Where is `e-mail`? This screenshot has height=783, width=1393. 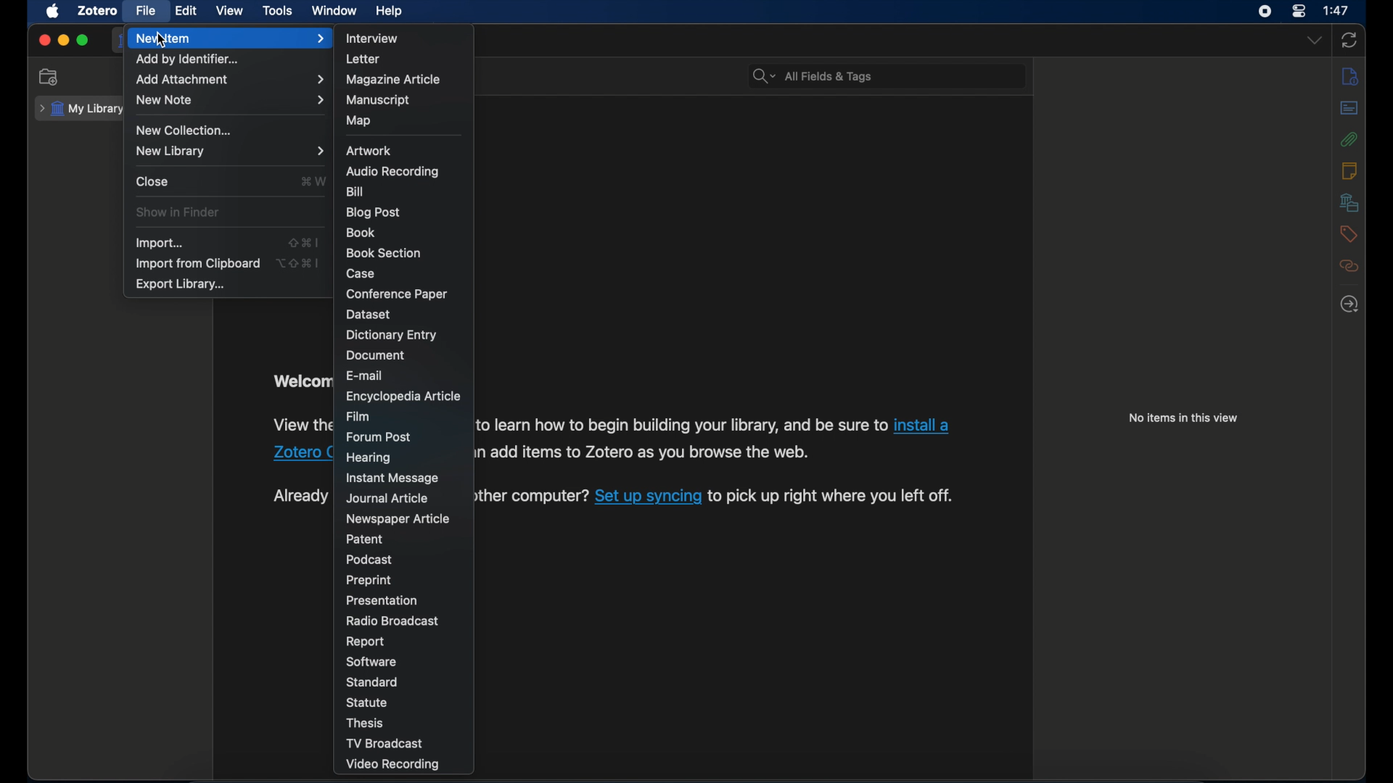 e-mail is located at coordinates (365, 375).